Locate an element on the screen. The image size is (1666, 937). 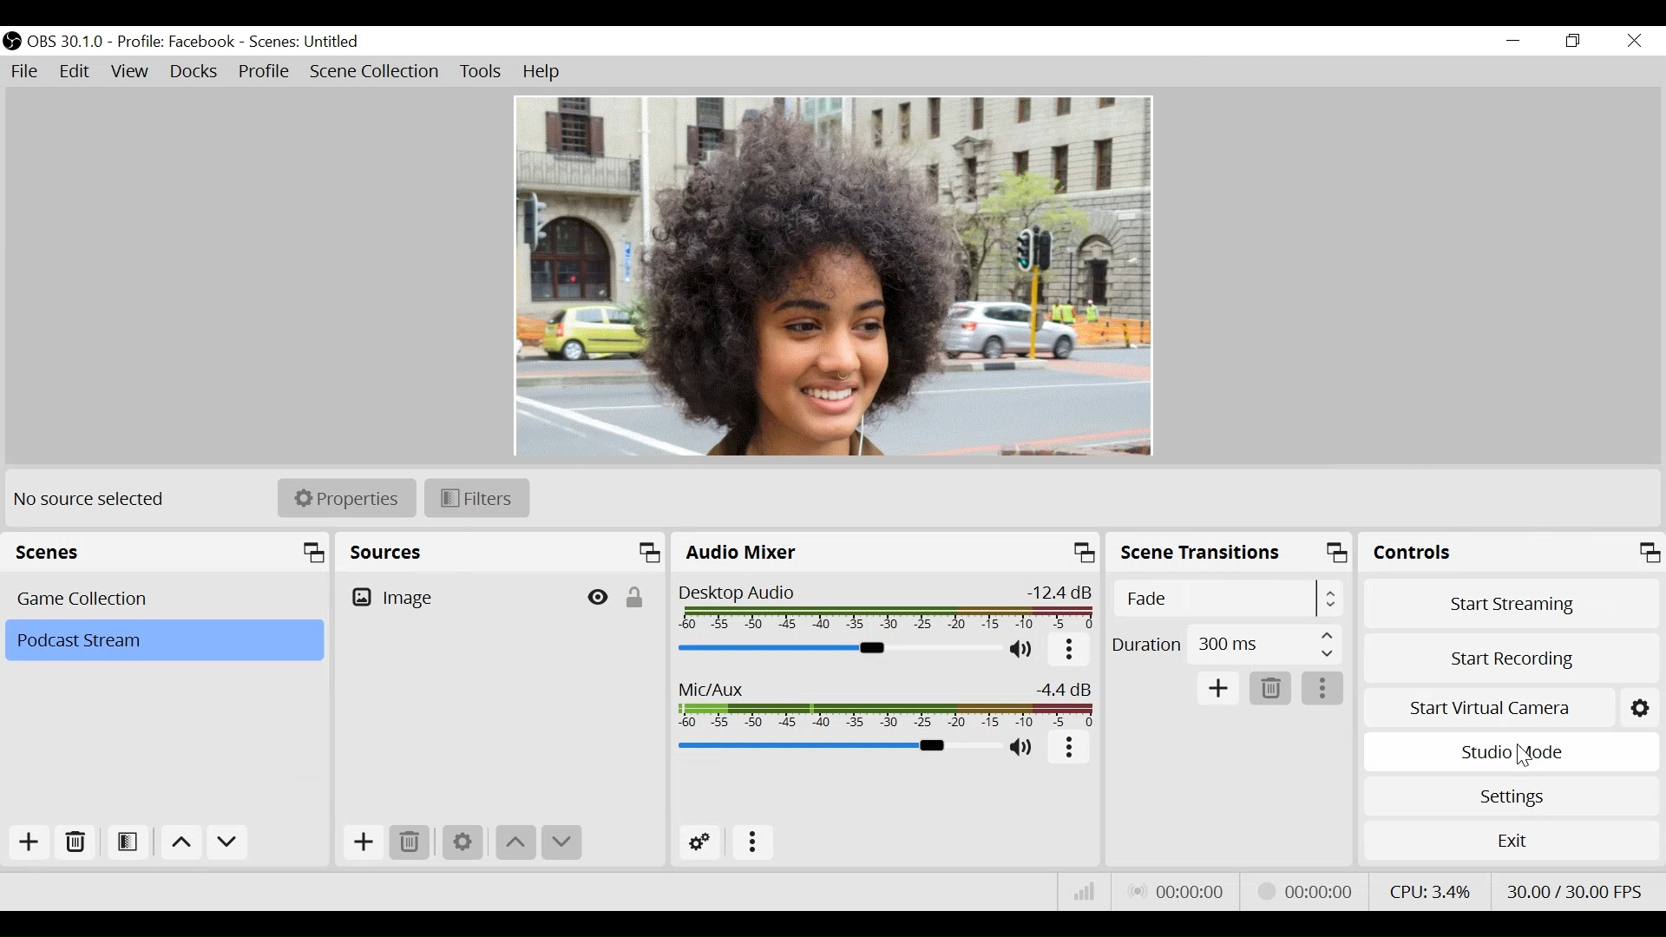
Studio Mode is located at coordinates (1509, 753).